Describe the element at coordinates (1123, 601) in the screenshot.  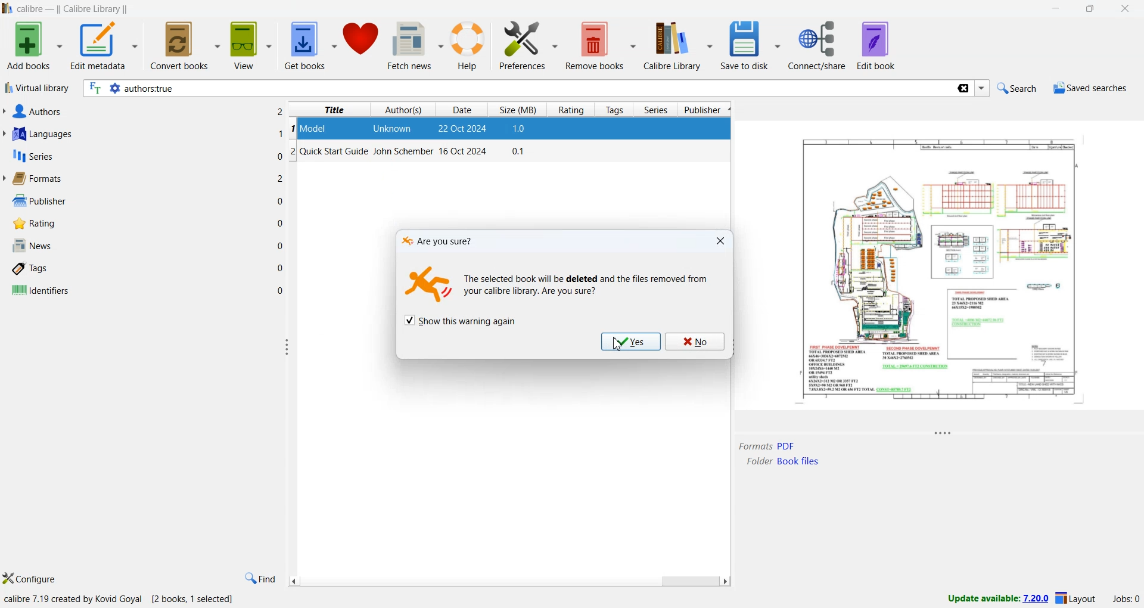
I see `jobs` at that location.